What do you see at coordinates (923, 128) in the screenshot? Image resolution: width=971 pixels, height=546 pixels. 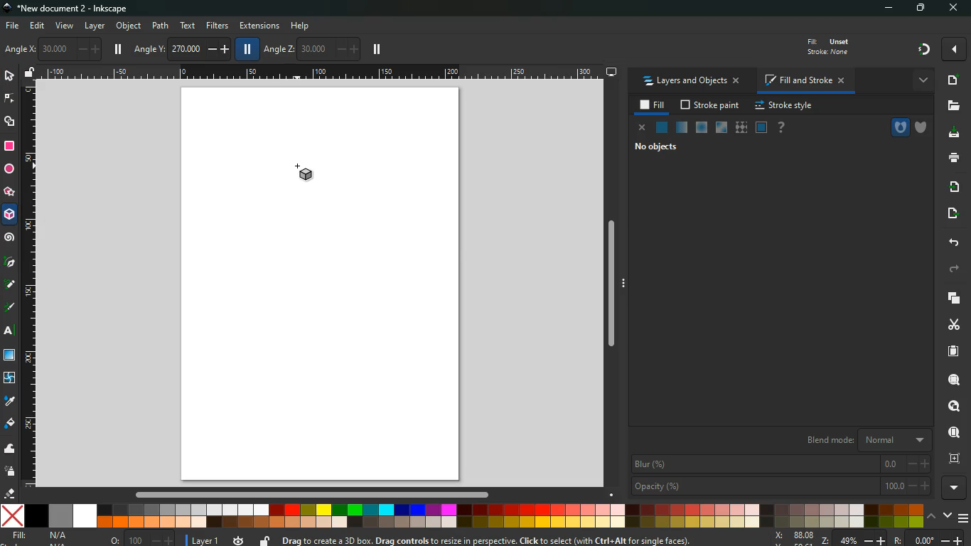 I see `shield` at bounding box center [923, 128].